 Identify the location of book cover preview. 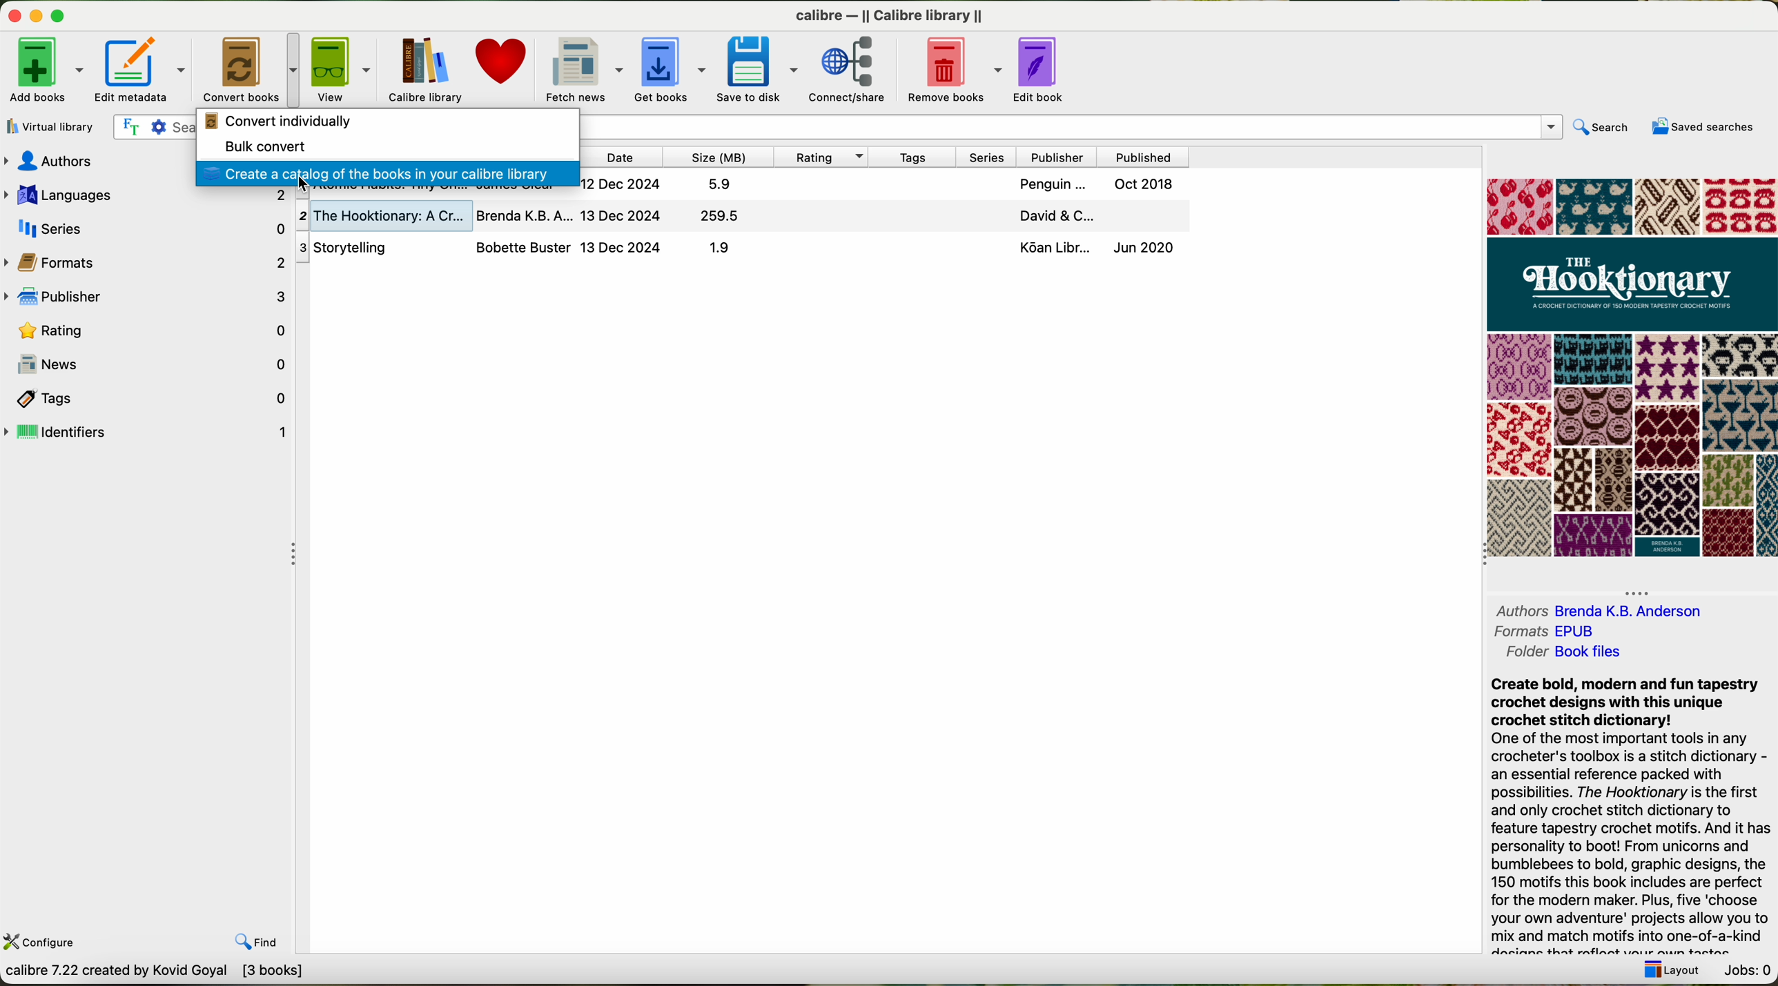
(1636, 368).